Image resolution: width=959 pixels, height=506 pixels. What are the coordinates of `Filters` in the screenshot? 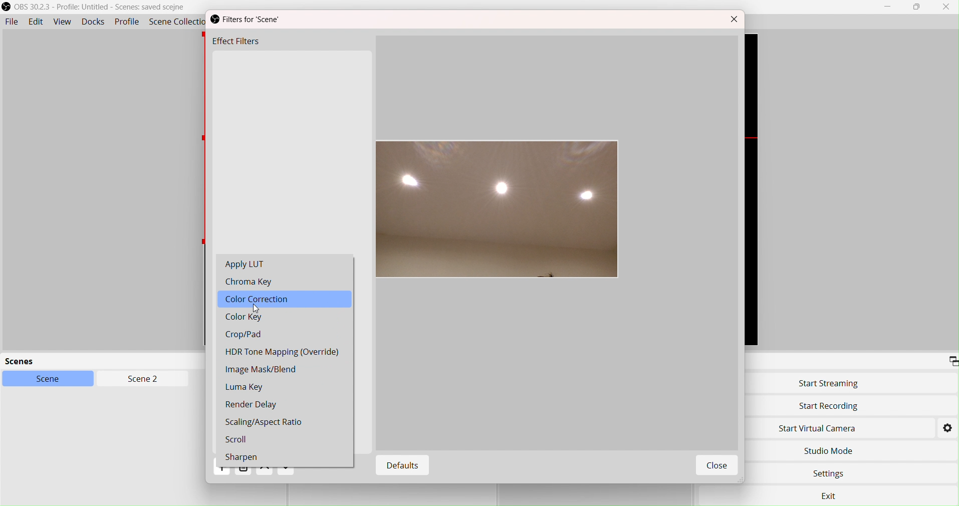 It's located at (254, 20).